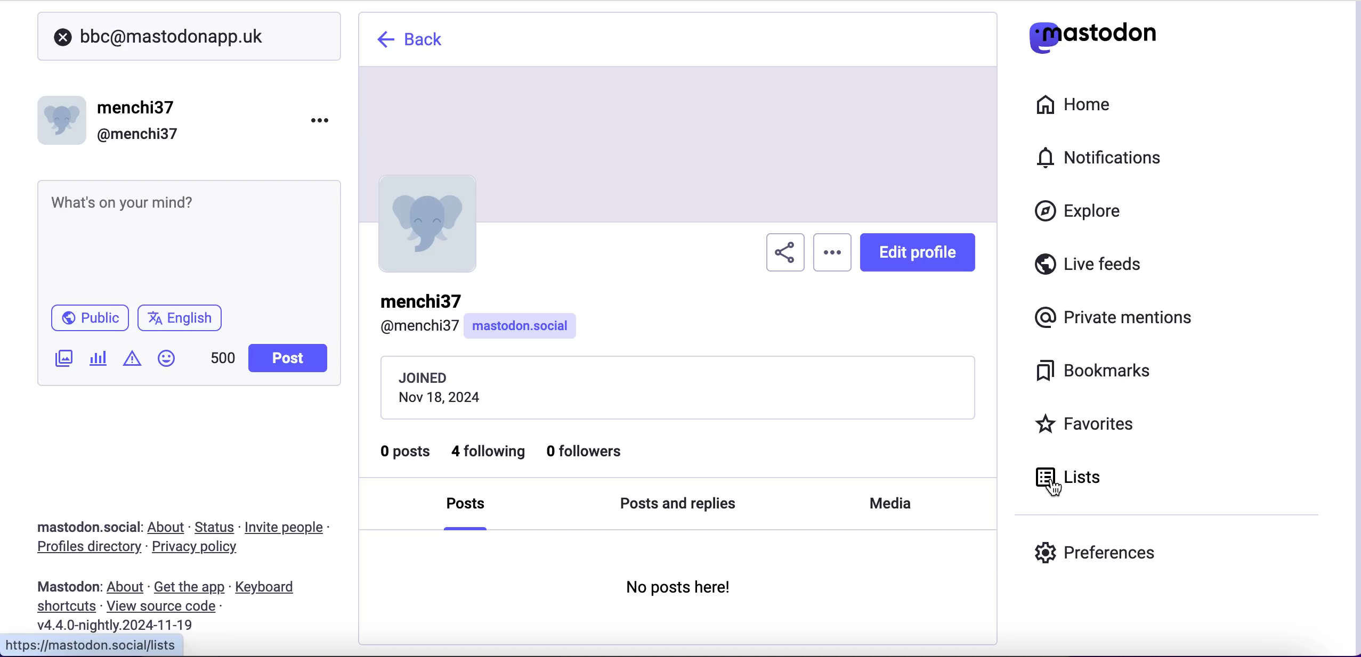  What do you see at coordinates (171, 364) in the screenshot?
I see `emojis` at bounding box center [171, 364].